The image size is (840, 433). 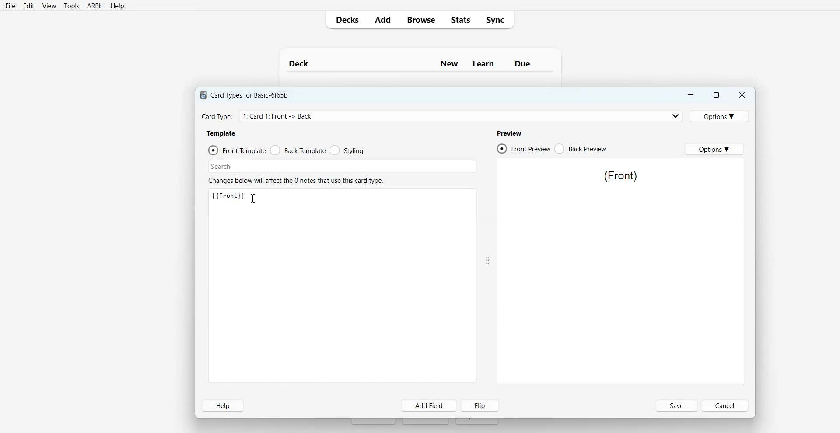 I want to click on Card Type, so click(x=441, y=115).